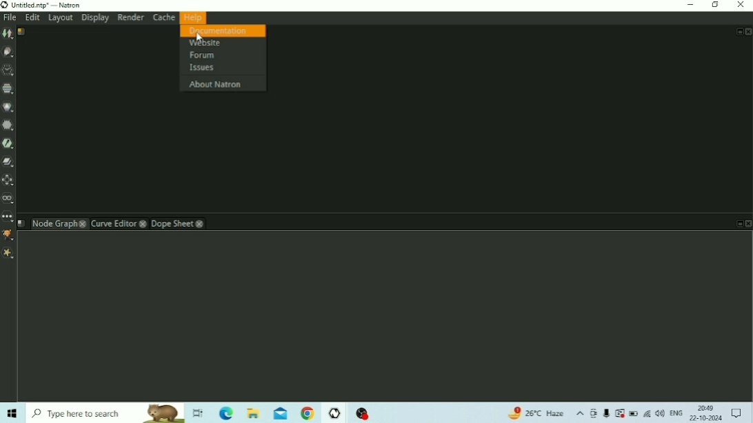  I want to click on Float Pane, so click(737, 32).